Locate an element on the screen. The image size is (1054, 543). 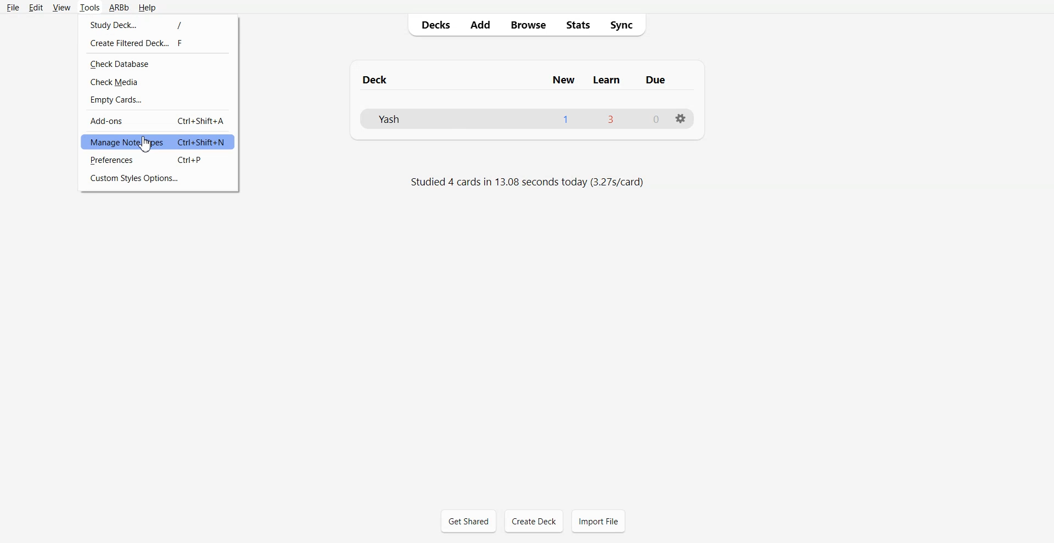
cursor is located at coordinates (150, 145).